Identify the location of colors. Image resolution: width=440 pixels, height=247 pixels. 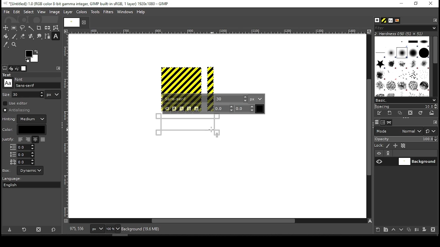
(32, 56).